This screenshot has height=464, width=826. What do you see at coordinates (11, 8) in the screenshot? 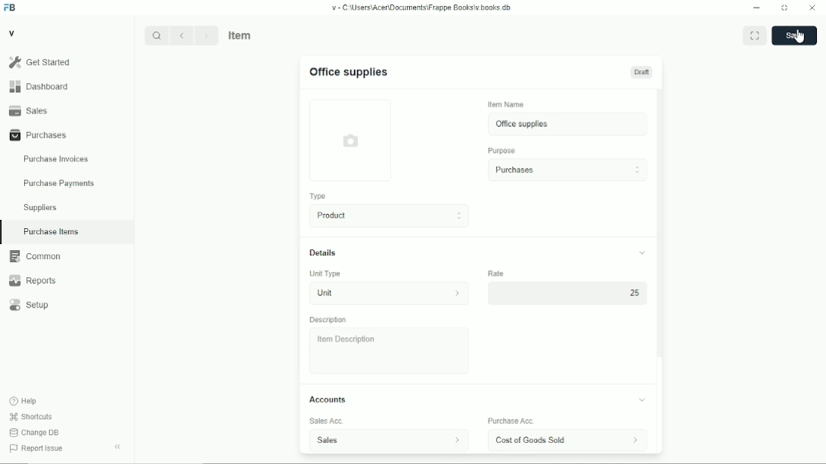
I see `FB` at bounding box center [11, 8].